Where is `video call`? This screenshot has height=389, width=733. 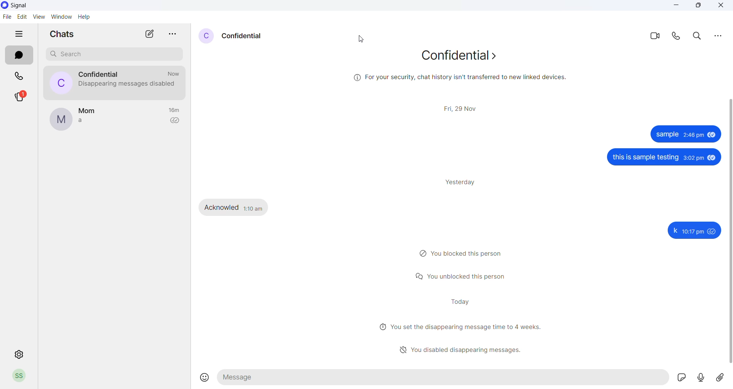
video call is located at coordinates (656, 35).